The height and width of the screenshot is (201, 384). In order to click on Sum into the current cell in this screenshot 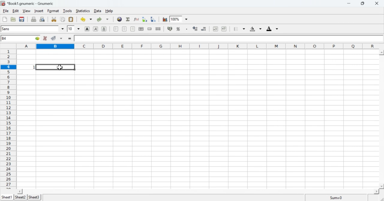, I will do `click(129, 19)`.